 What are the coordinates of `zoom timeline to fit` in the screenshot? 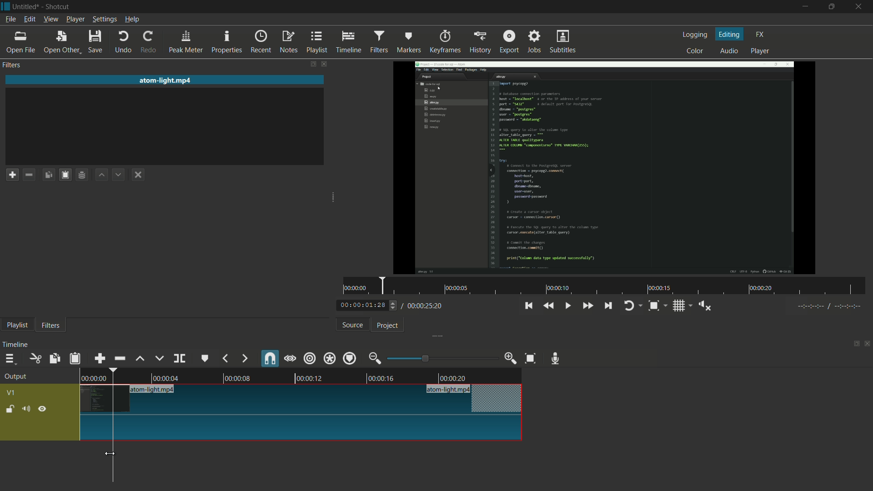 It's located at (658, 306).